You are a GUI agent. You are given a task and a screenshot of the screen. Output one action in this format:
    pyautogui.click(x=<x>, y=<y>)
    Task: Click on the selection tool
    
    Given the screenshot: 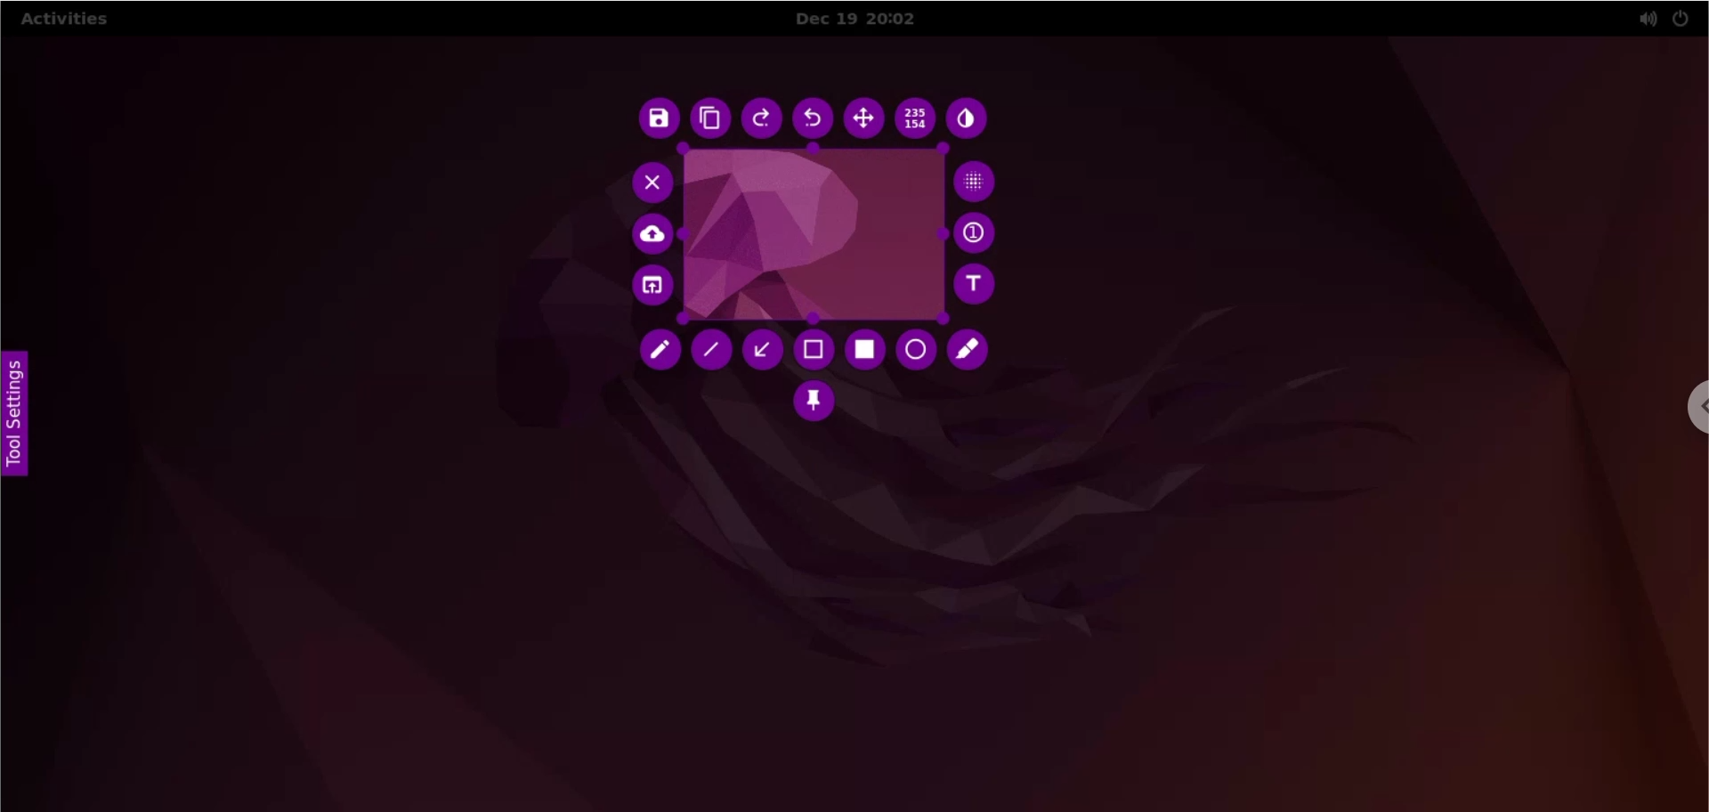 What is the action you would take?
    pyautogui.click(x=816, y=349)
    